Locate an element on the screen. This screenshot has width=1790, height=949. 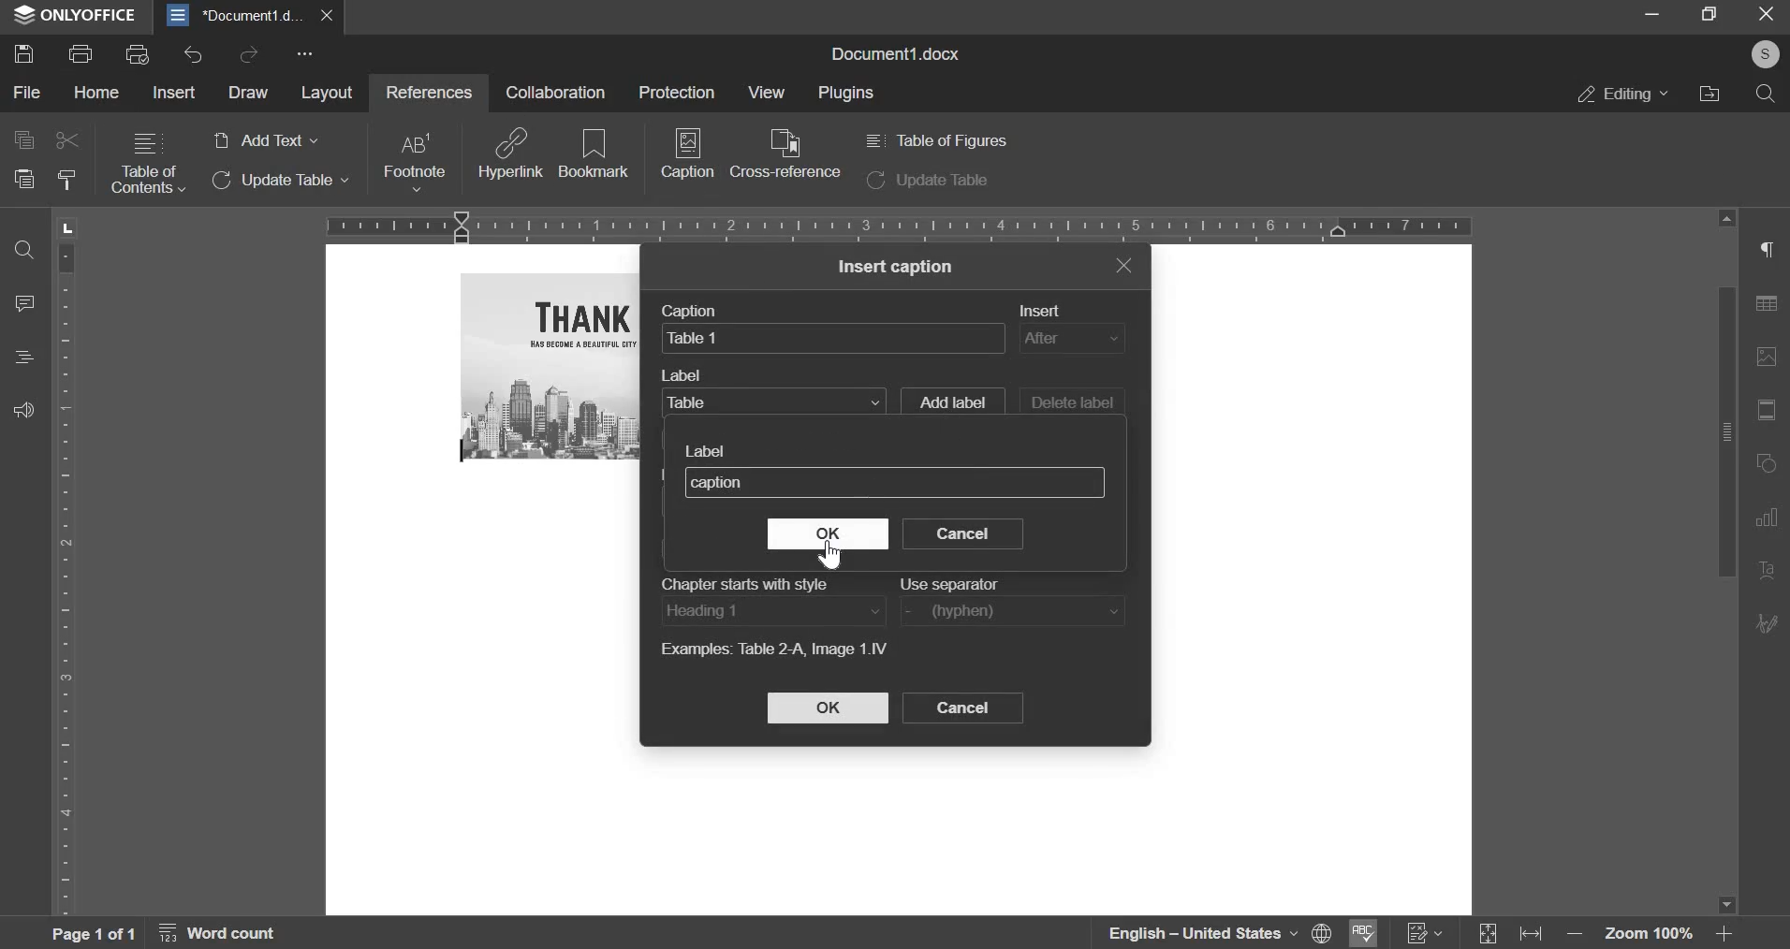
collaboration is located at coordinates (555, 92).